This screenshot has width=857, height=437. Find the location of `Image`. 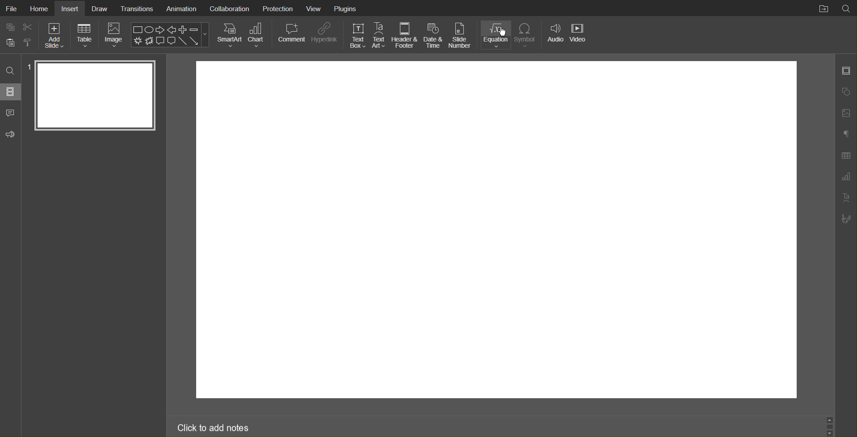

Image is located at coordinates (113, 36).